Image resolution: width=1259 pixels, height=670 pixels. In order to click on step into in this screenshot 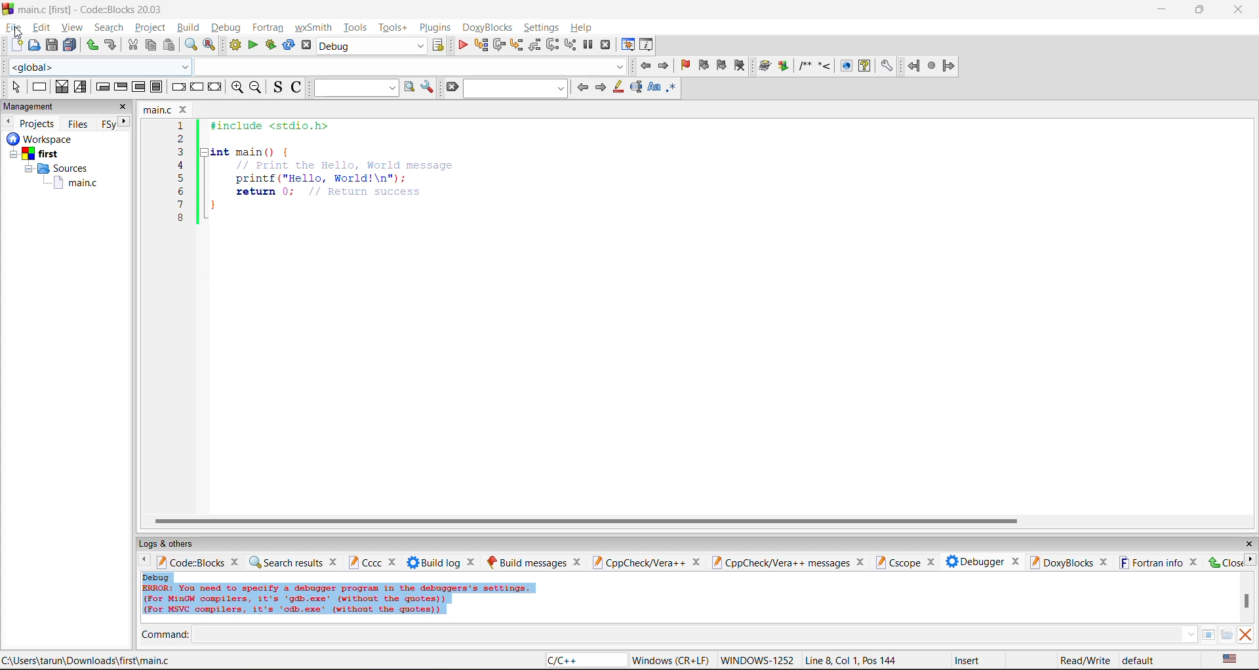, I will do `click(824, 65)`.